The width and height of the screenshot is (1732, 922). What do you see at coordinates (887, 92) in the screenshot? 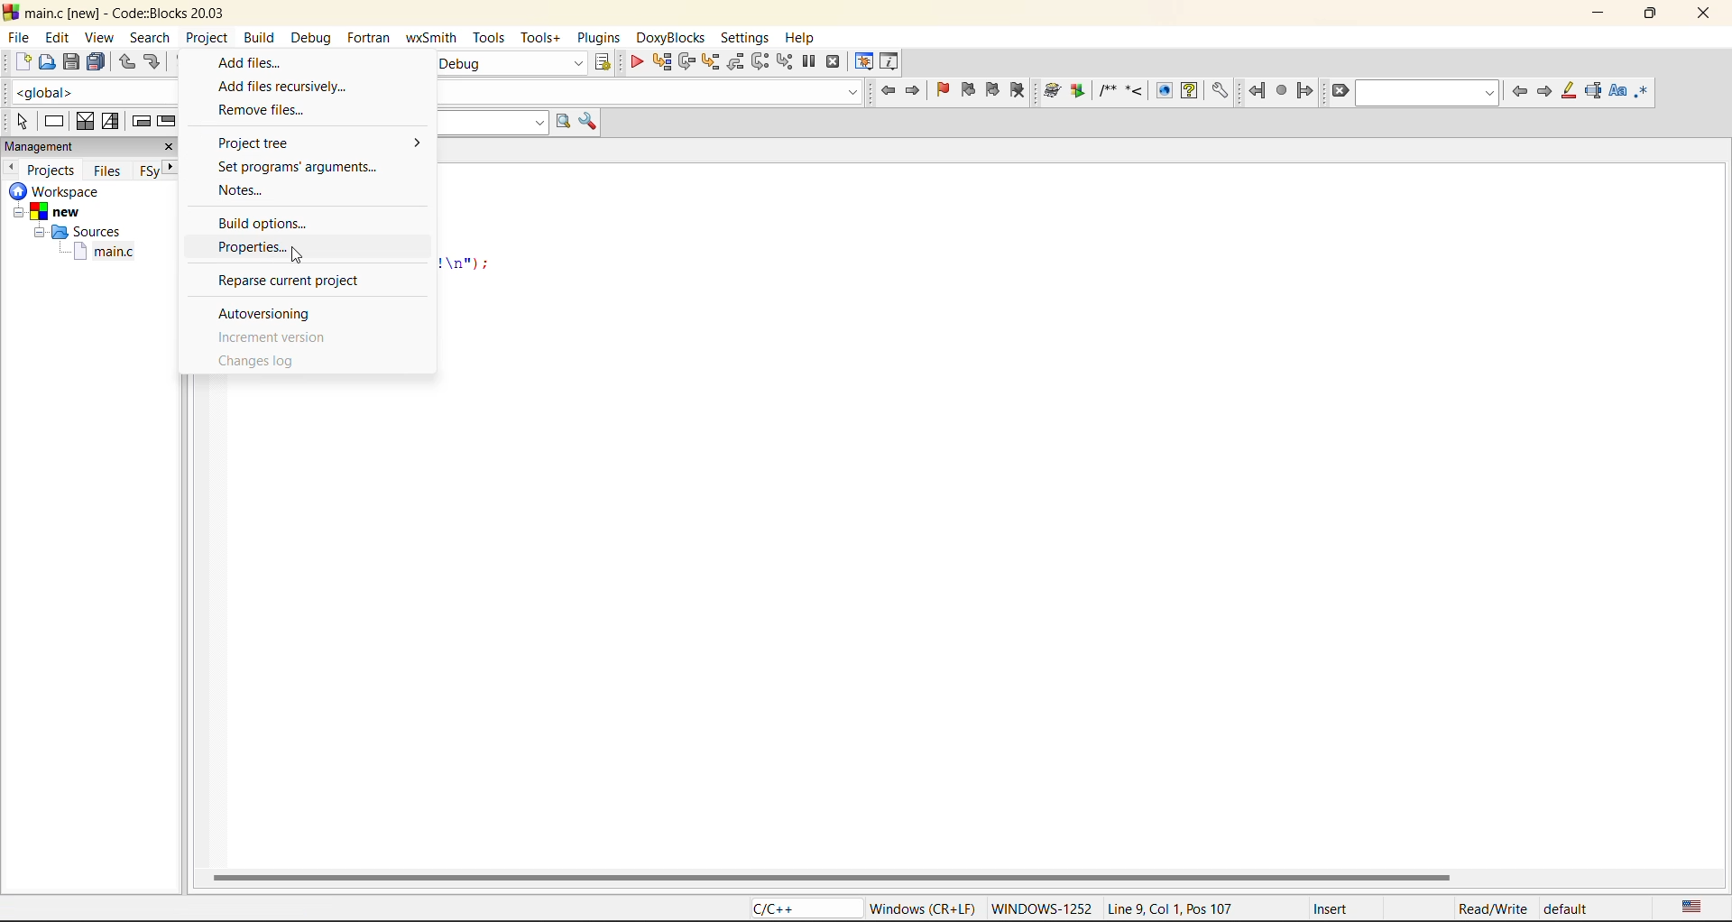
I see `jump back` at bounding box center [887, 92].